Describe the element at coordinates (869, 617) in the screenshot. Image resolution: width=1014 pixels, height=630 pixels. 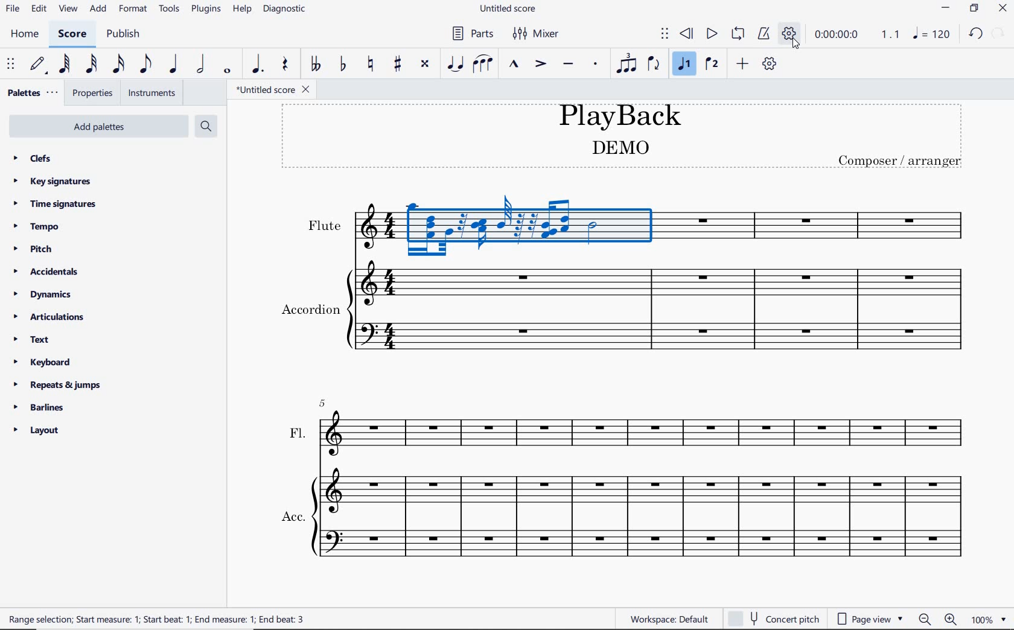
I see `PAGE VIEW` at that location.